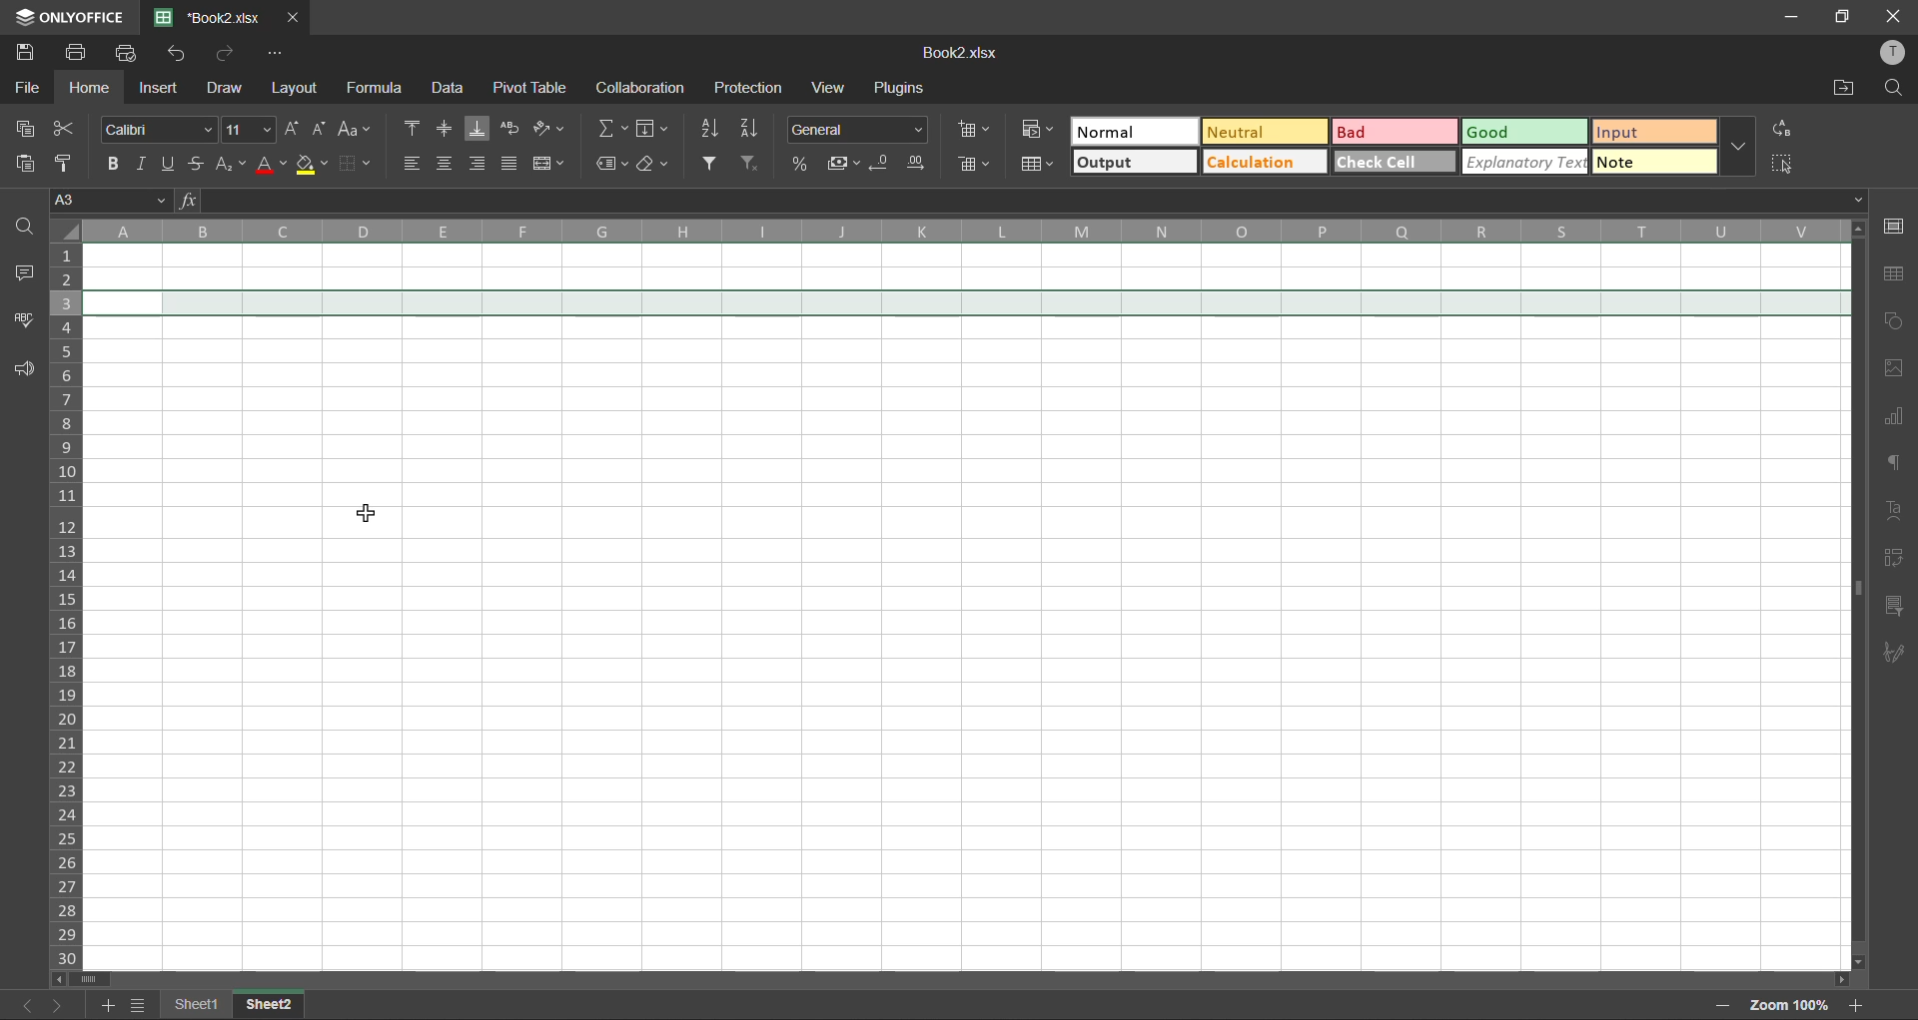 This screenshot has height=1020, width=1918. What do you see at coordinates (751, 87) in the screenshot?
I see `protection` at bounding box center [751, 87].